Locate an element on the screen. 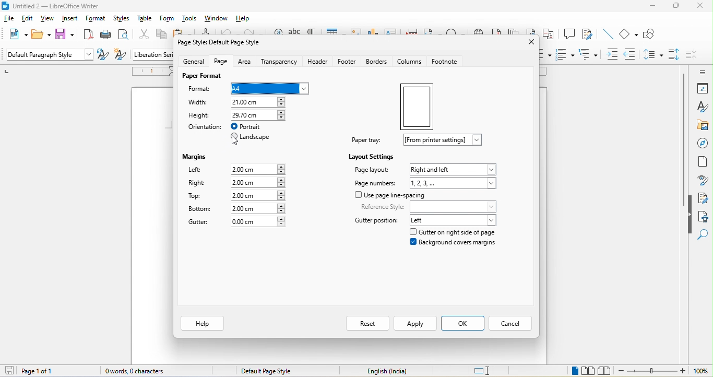 This screenshot has width=713, height=377. footer is located at coordinates (348, 62).